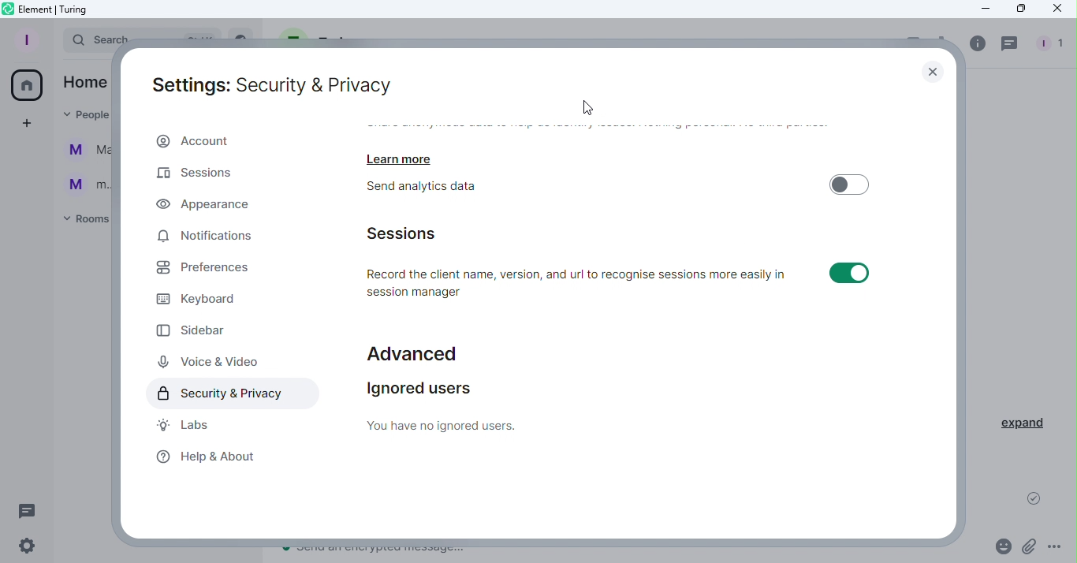 This screenshot has height=563, width=1077. What do you see at coordinates (218, 206) in the screenshot?
I see `Appearance` at bounding box center [218, 206].